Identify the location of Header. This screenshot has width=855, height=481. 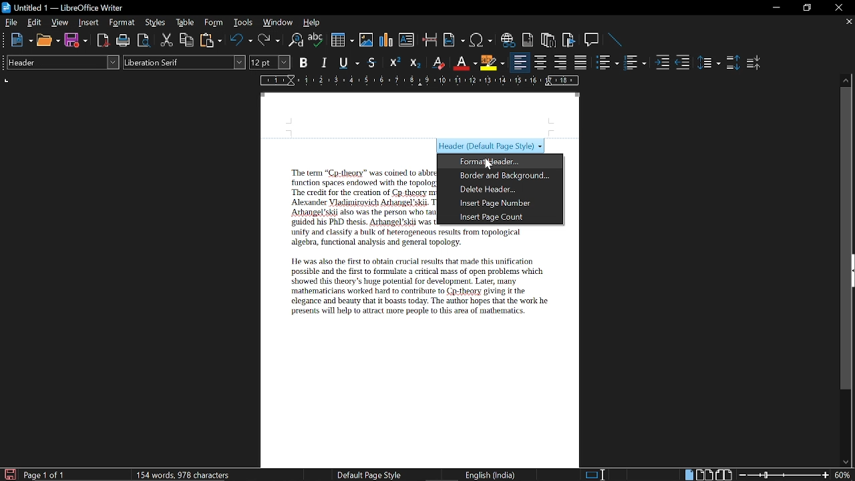
(420, 116).